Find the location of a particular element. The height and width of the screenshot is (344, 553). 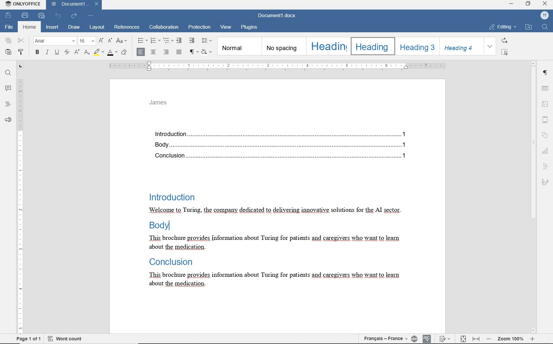

CUSTOMIZE QUICK ACCESS TOOLBAR is located at coordinates (91, 16).